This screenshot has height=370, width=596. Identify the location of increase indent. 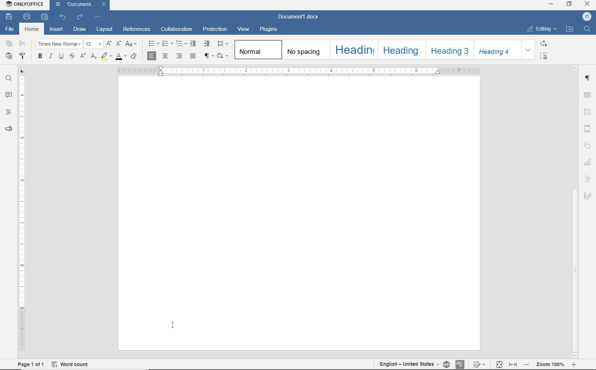
(206, 43).